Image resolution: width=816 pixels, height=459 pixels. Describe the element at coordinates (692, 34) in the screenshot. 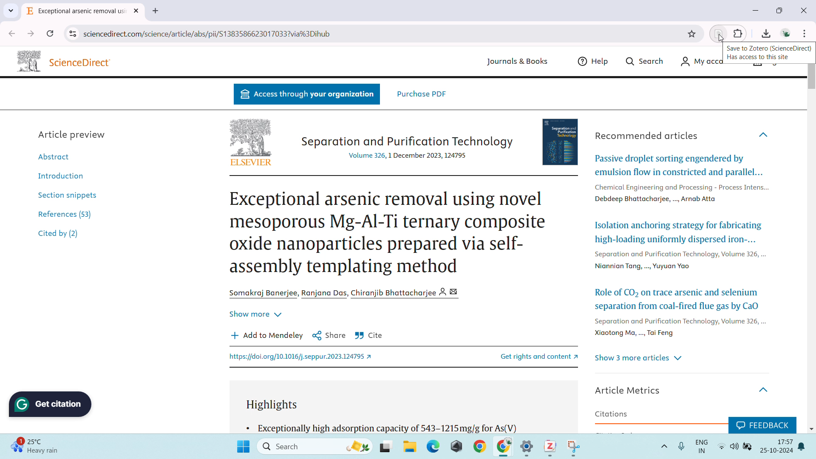

I see `bookmark this tab` at that location.